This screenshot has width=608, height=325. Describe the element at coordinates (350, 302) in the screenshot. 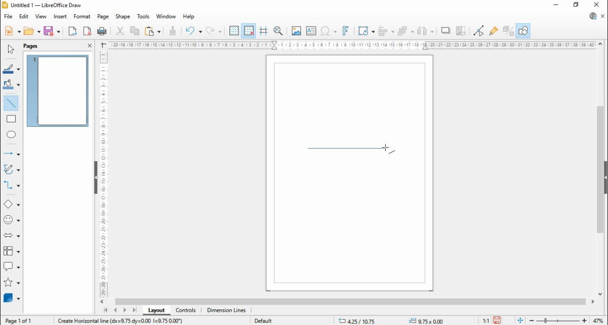

I see `scroll bar` at that location.